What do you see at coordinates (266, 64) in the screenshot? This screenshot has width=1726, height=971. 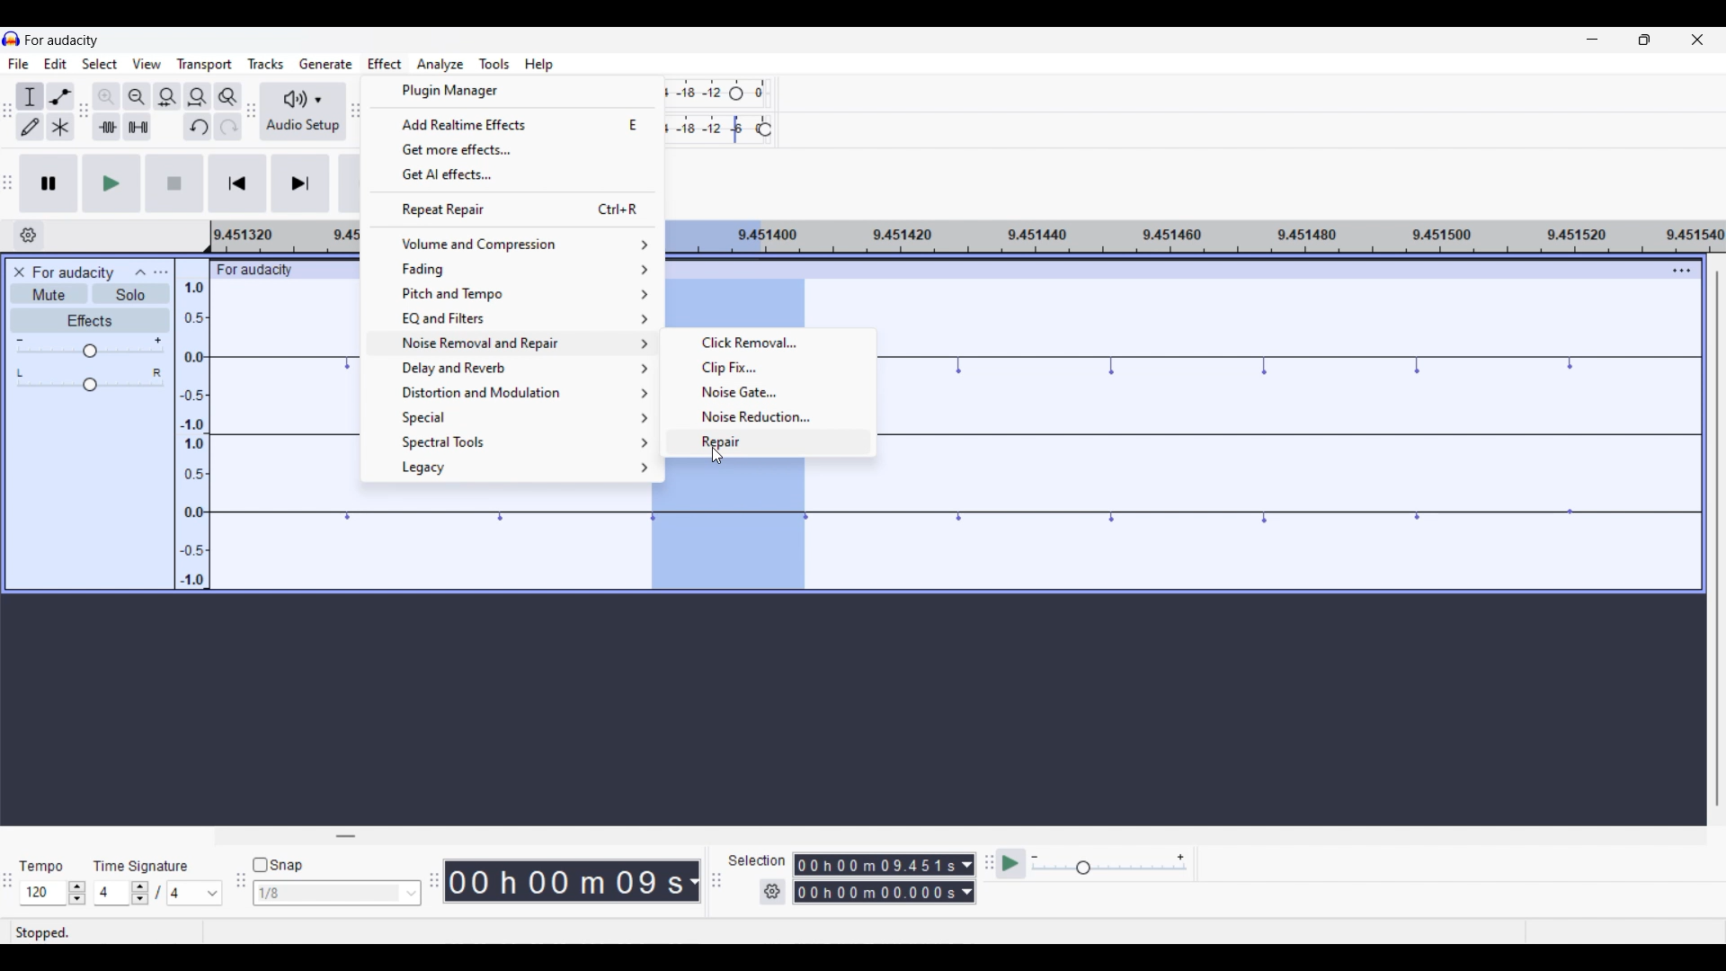 I see `Tracks menu` at bounding box center [266, 64].